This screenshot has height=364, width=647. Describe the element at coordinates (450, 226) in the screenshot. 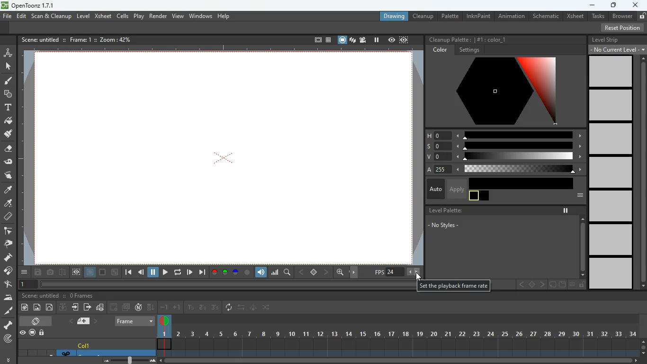

I see `no styles` at that location.